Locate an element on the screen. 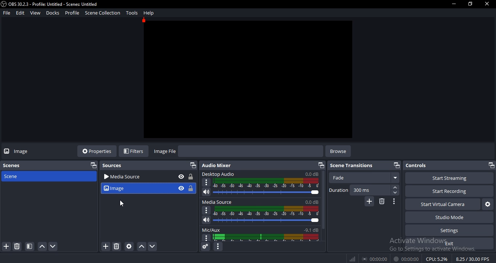 The height and width of the screenshot is (263, 496). lock is located at coordinates (190, 188).